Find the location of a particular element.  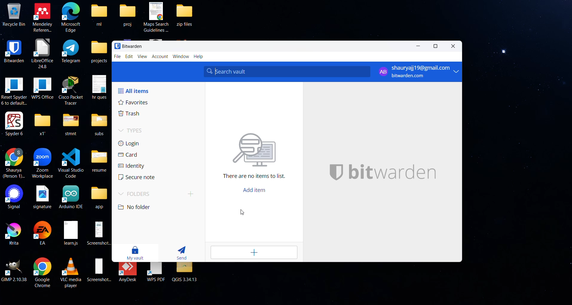

LibreOffice 24.8 is located at coordinates (42, 53).